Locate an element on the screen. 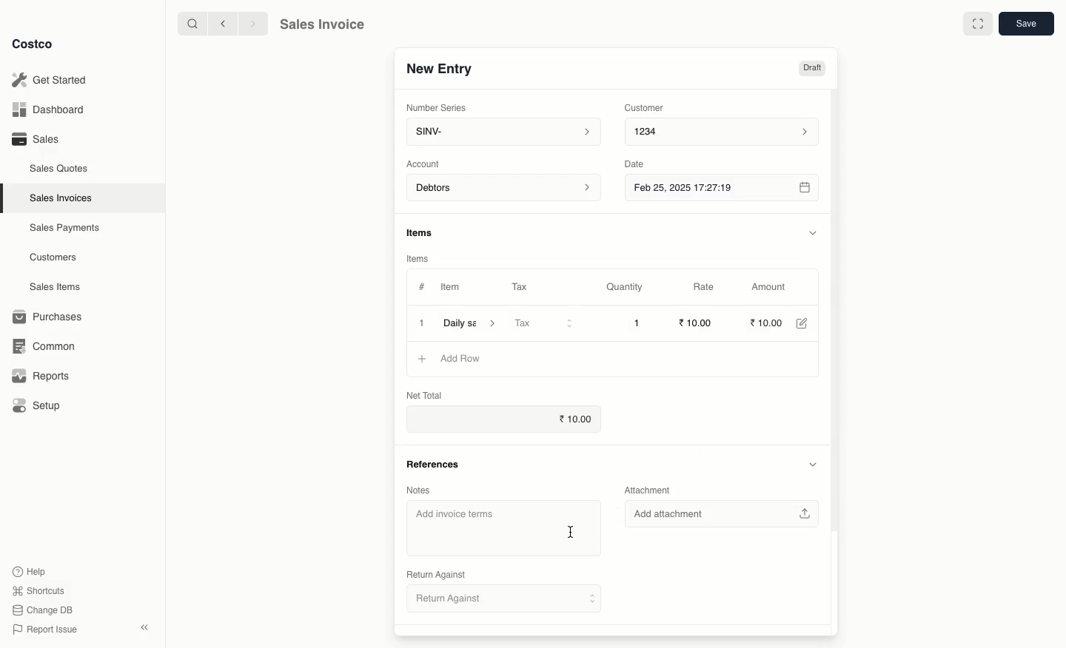  Common is located at coordinates (46, 347).